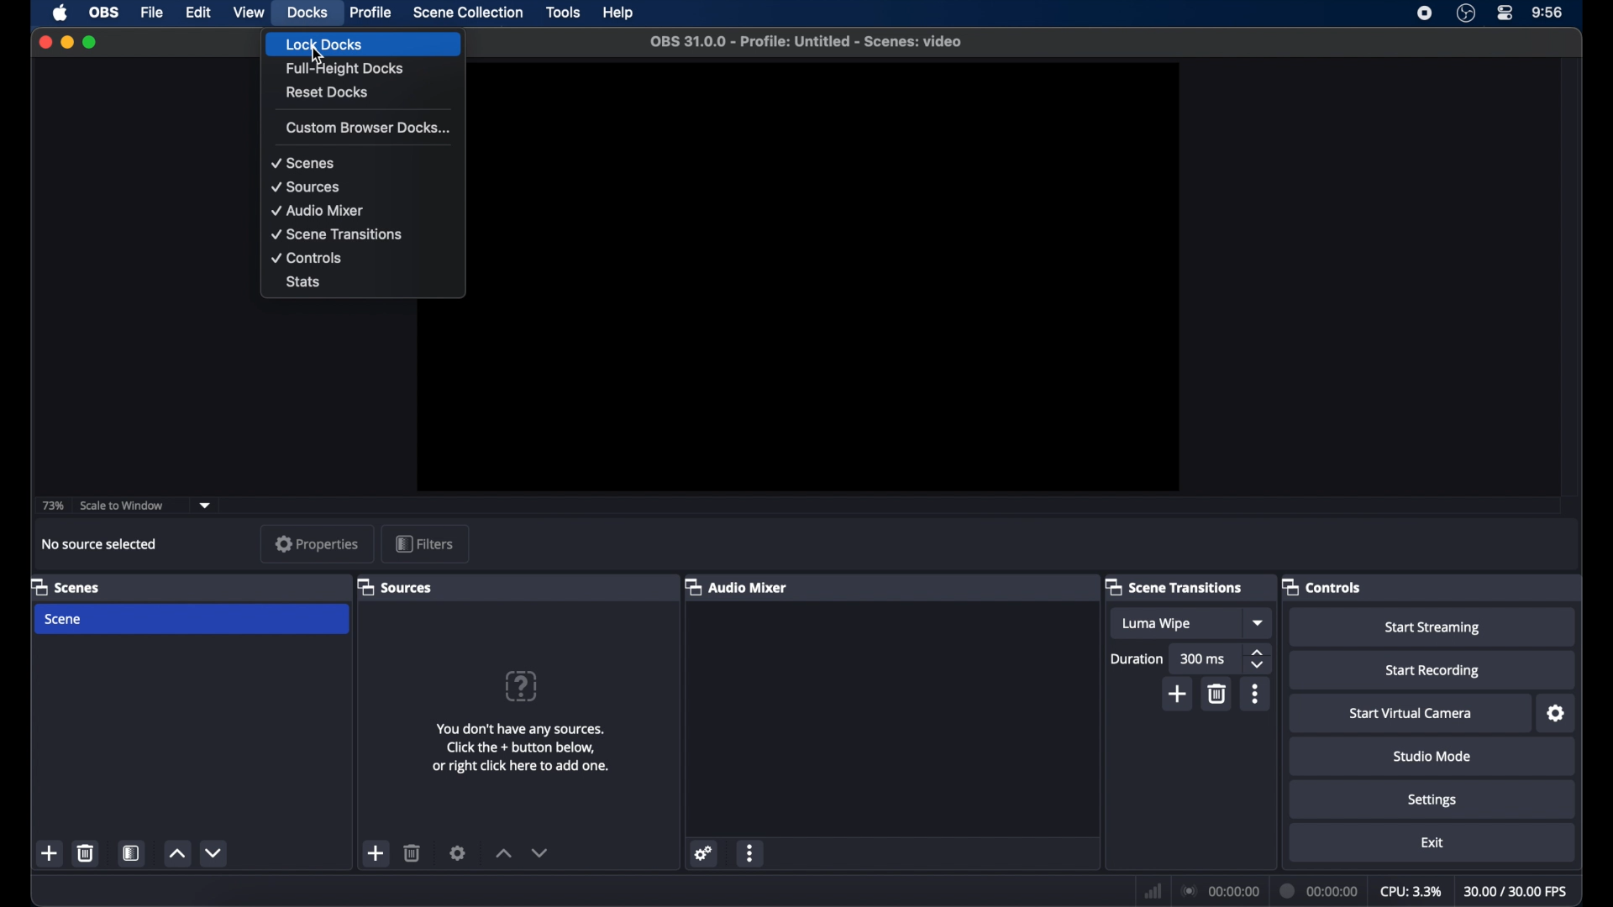 The height and width of the screenshot is (907, 1613). Describe the element at coordinates (619, 13) in the screenshot. I see `help` at that location.